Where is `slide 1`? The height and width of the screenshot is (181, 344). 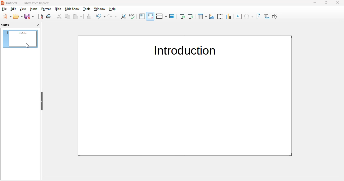 slide 1 is located at coordinates (20, 38).